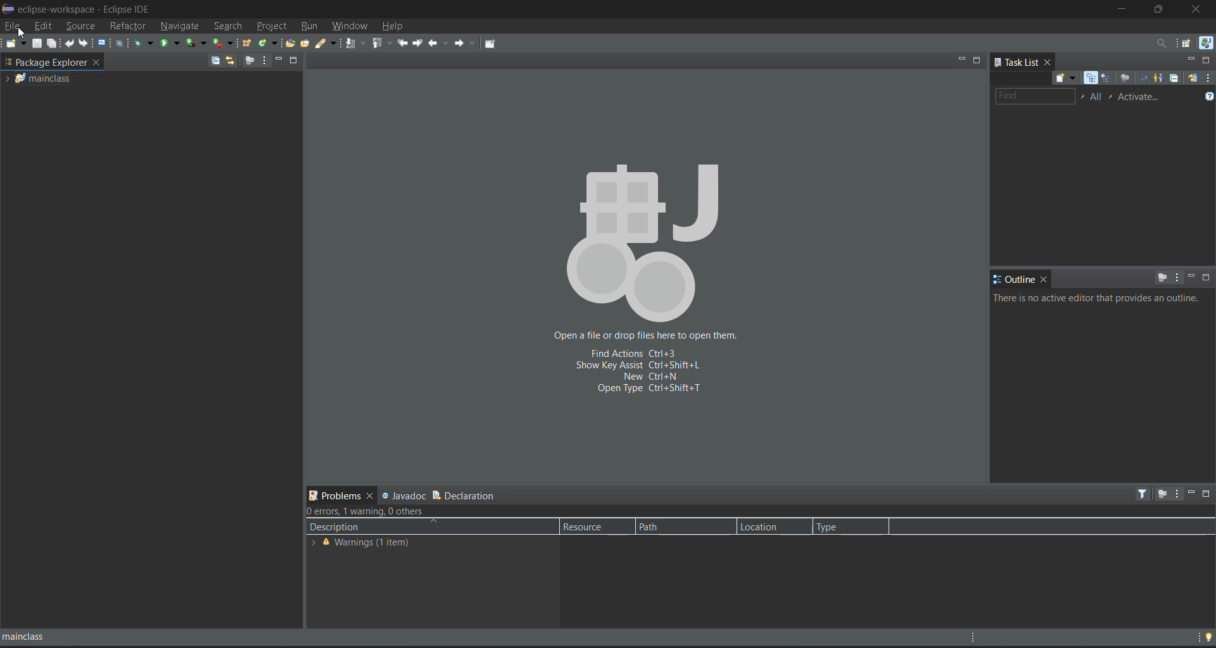 The height and width of the screenshot is (648, 1216). What do you see at coordinates (128, 26) in the screenshot?
I see `refractor` at bounding box center [128, 26].